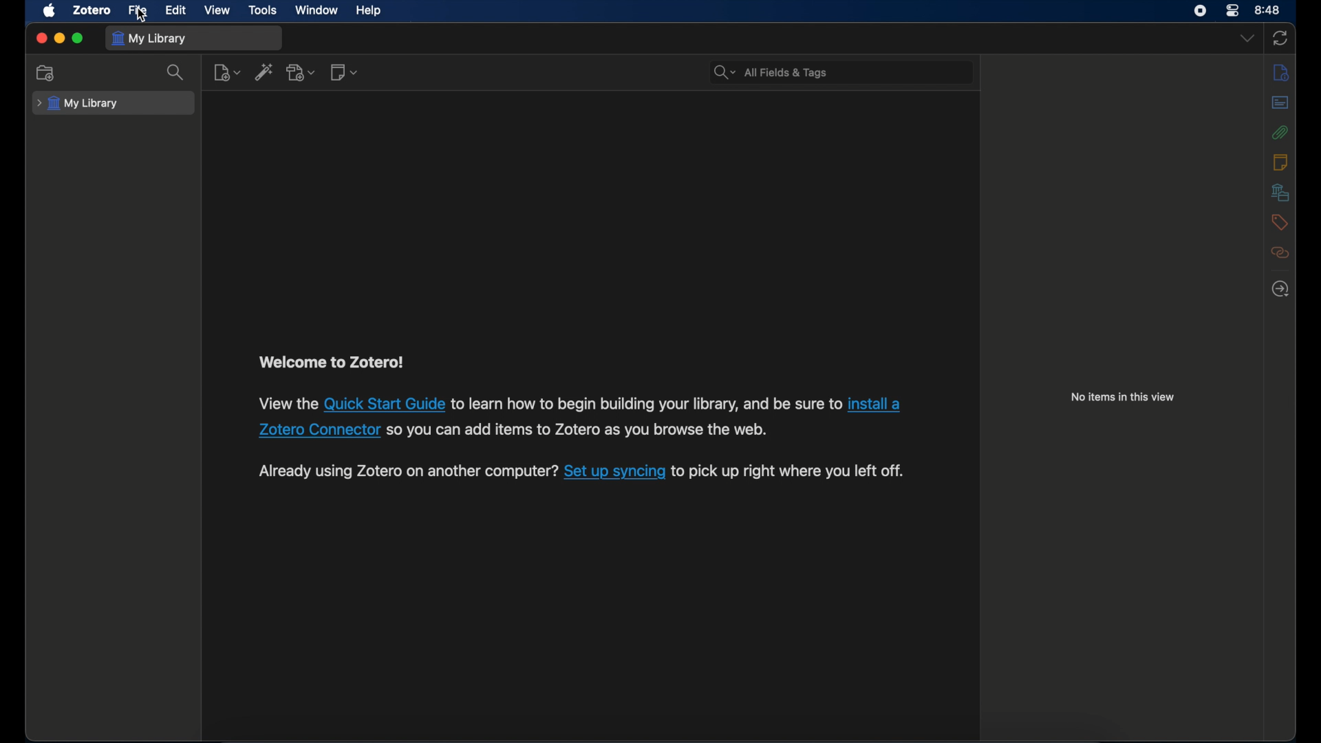 This screenshot has width=1321, height=743. What do you see at coordinates (175, 10) in the screenshot?
I see `edit` at bounding box center [175, 10].